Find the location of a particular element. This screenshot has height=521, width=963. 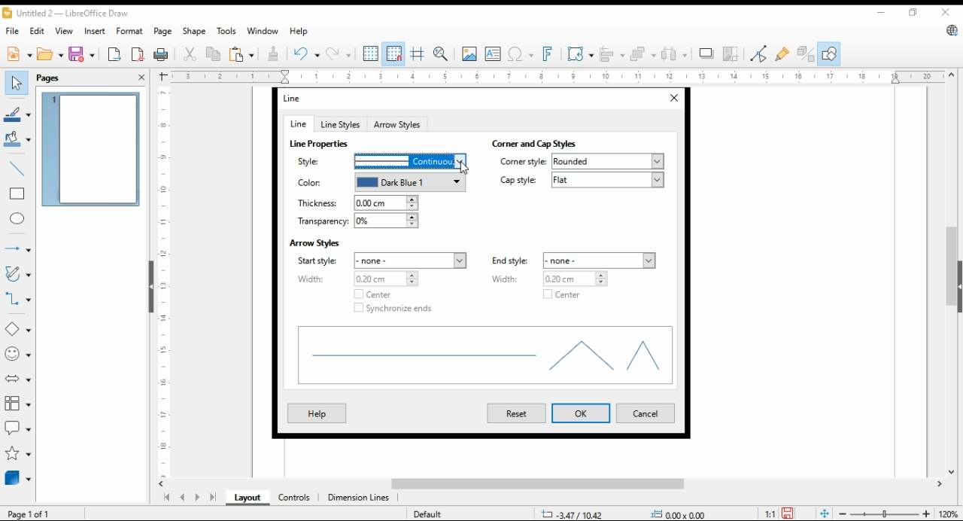

close window is located at coordinates (673, 99).